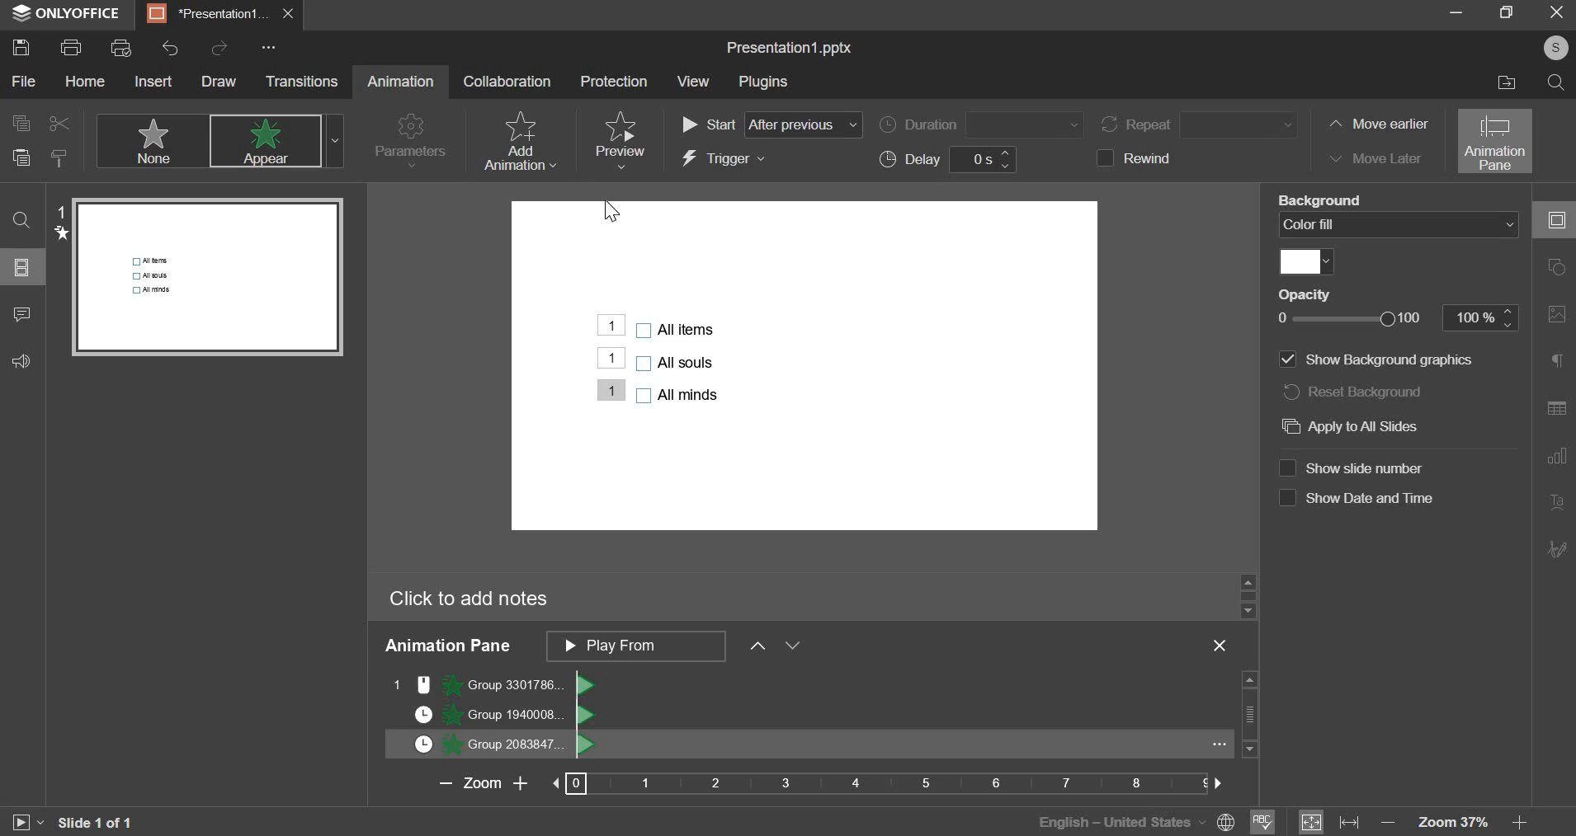  I want to click on show slide number, so click(1352, 468).